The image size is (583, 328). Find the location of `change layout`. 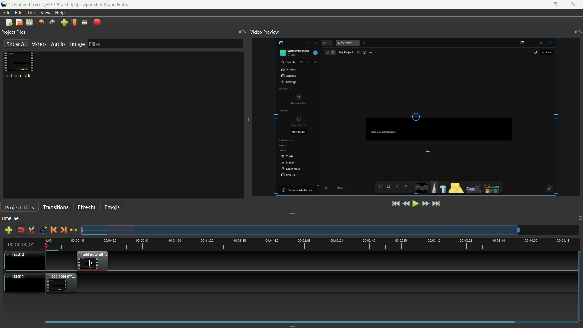

change layout is located at coordinates (237, 32).